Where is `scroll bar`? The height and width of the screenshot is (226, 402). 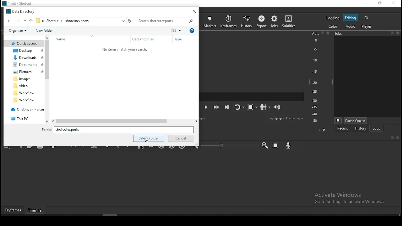 scroll bar is located at coordinates (124, 121).